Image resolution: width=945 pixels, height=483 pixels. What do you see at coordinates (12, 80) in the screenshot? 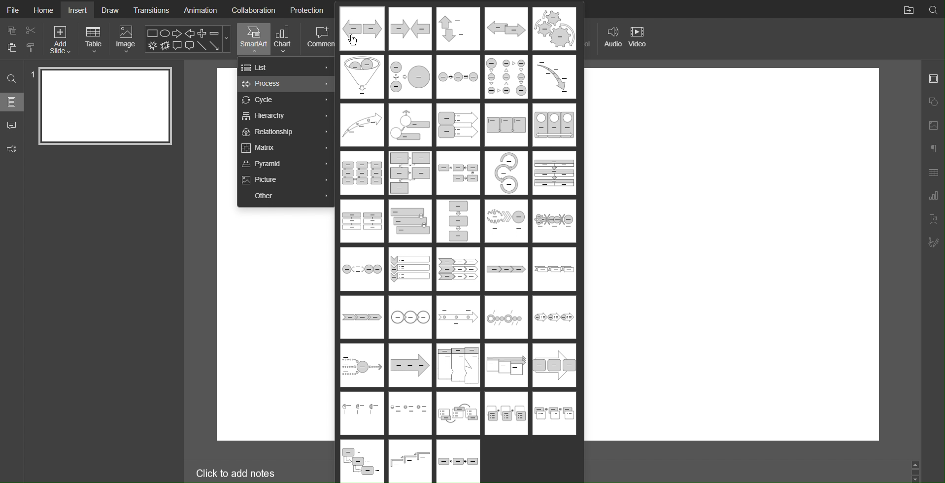
I see `Search` at bounding box center [12, 80].